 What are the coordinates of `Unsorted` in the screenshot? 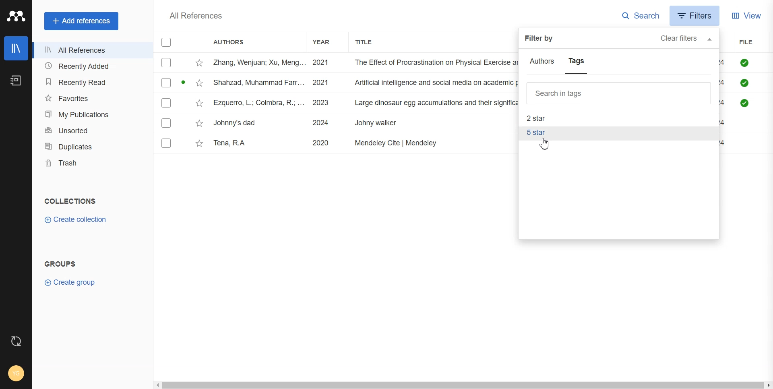 It's located at (91, 130).